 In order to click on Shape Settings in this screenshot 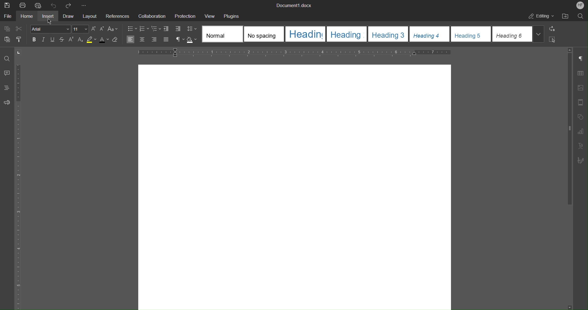, I will do `click(582, 116)`.